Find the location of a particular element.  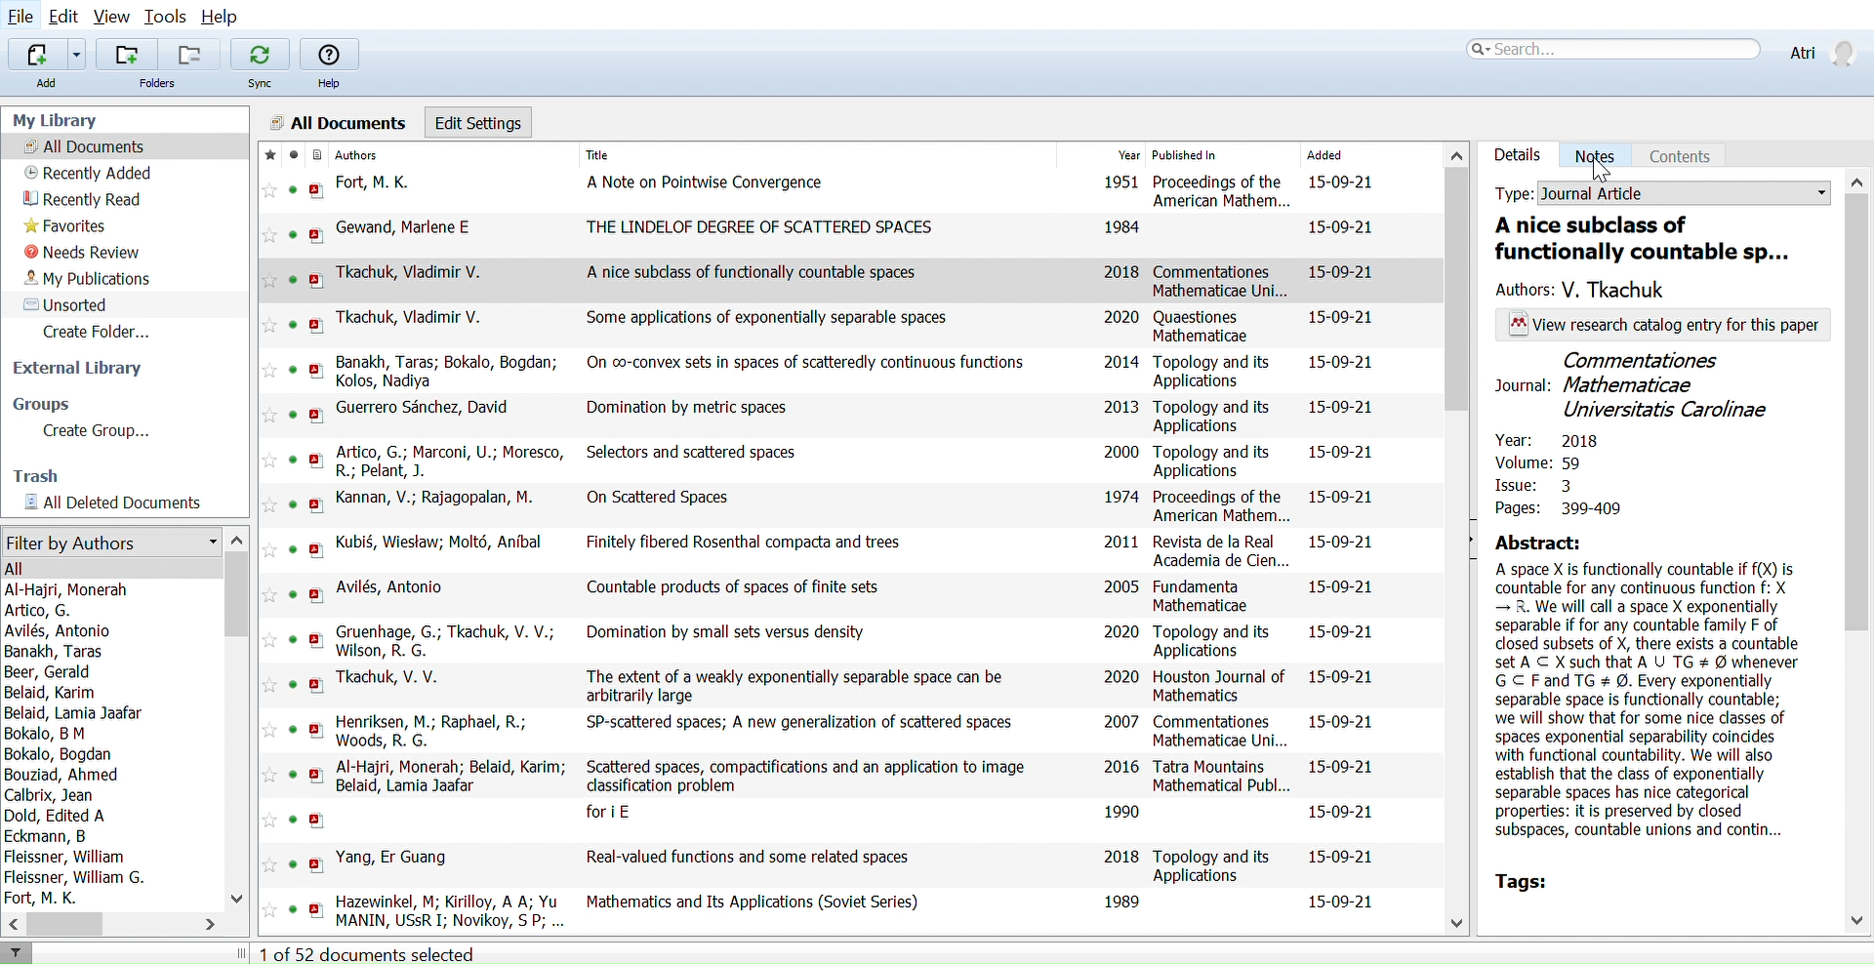

2016 is located at coordinates (1121, 767).